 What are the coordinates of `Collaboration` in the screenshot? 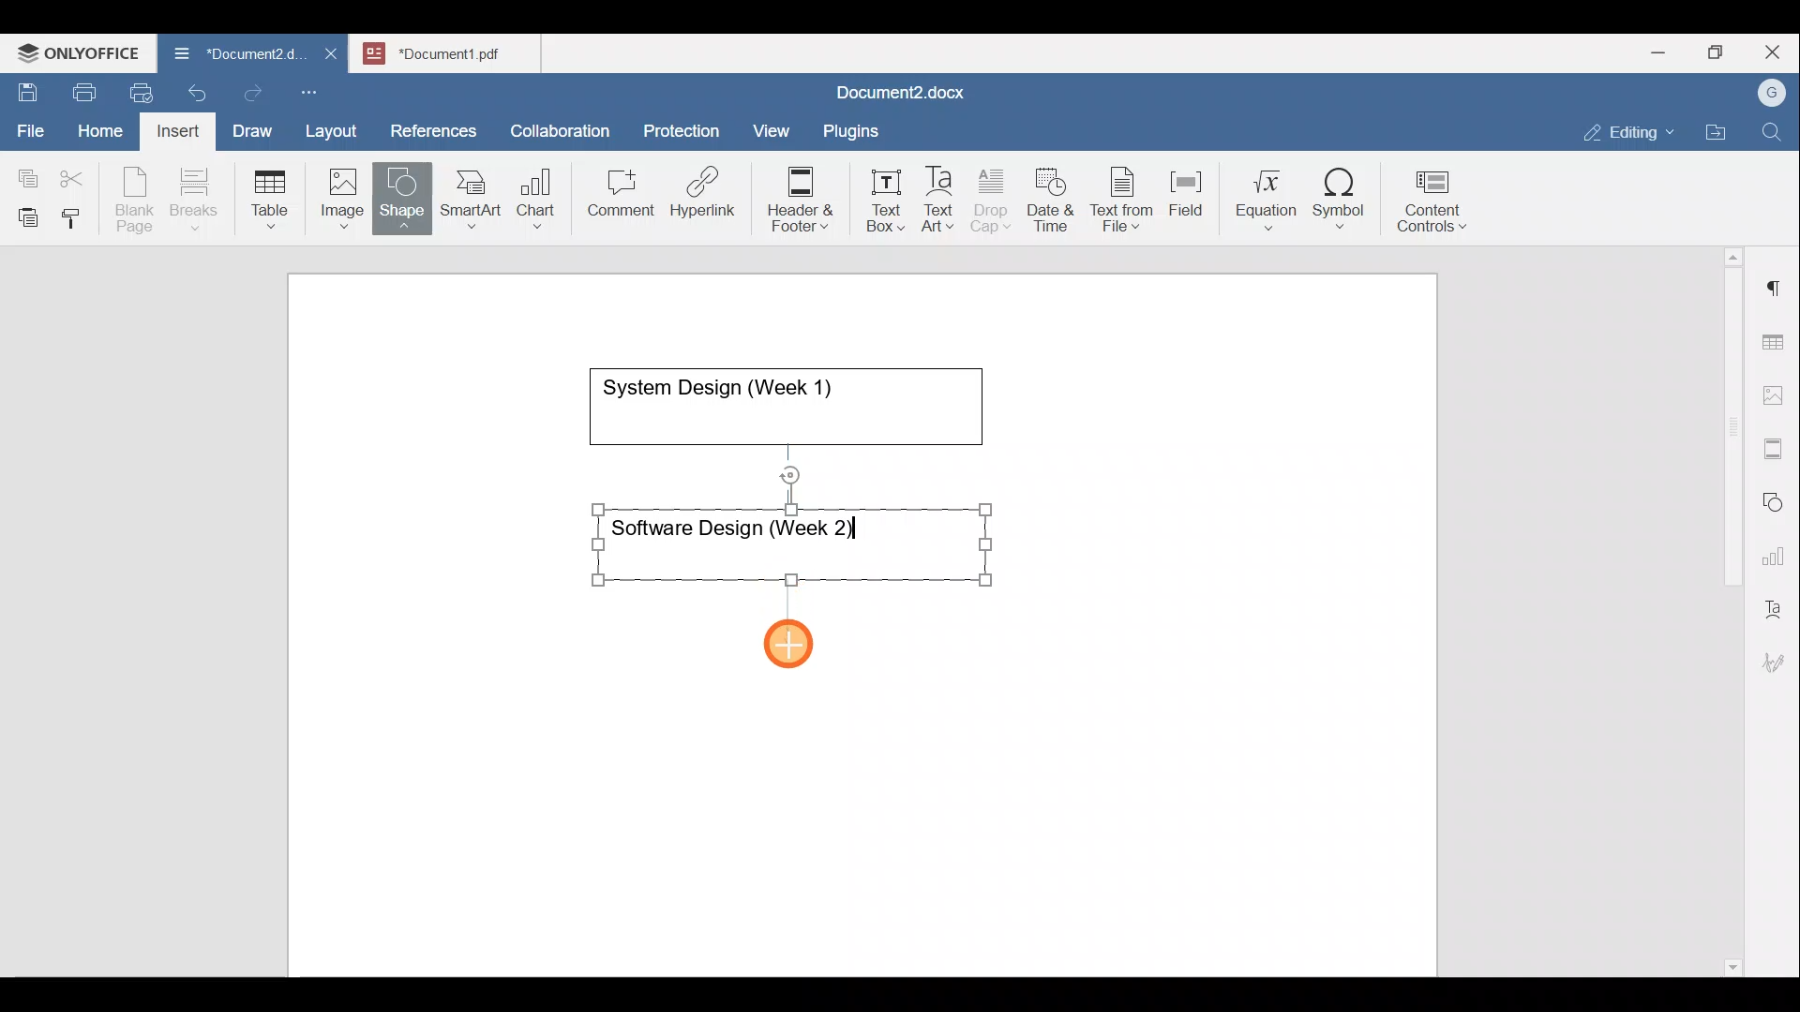 It's located at (557, 121).